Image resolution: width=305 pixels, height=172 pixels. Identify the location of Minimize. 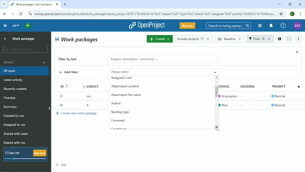
(279, 4).